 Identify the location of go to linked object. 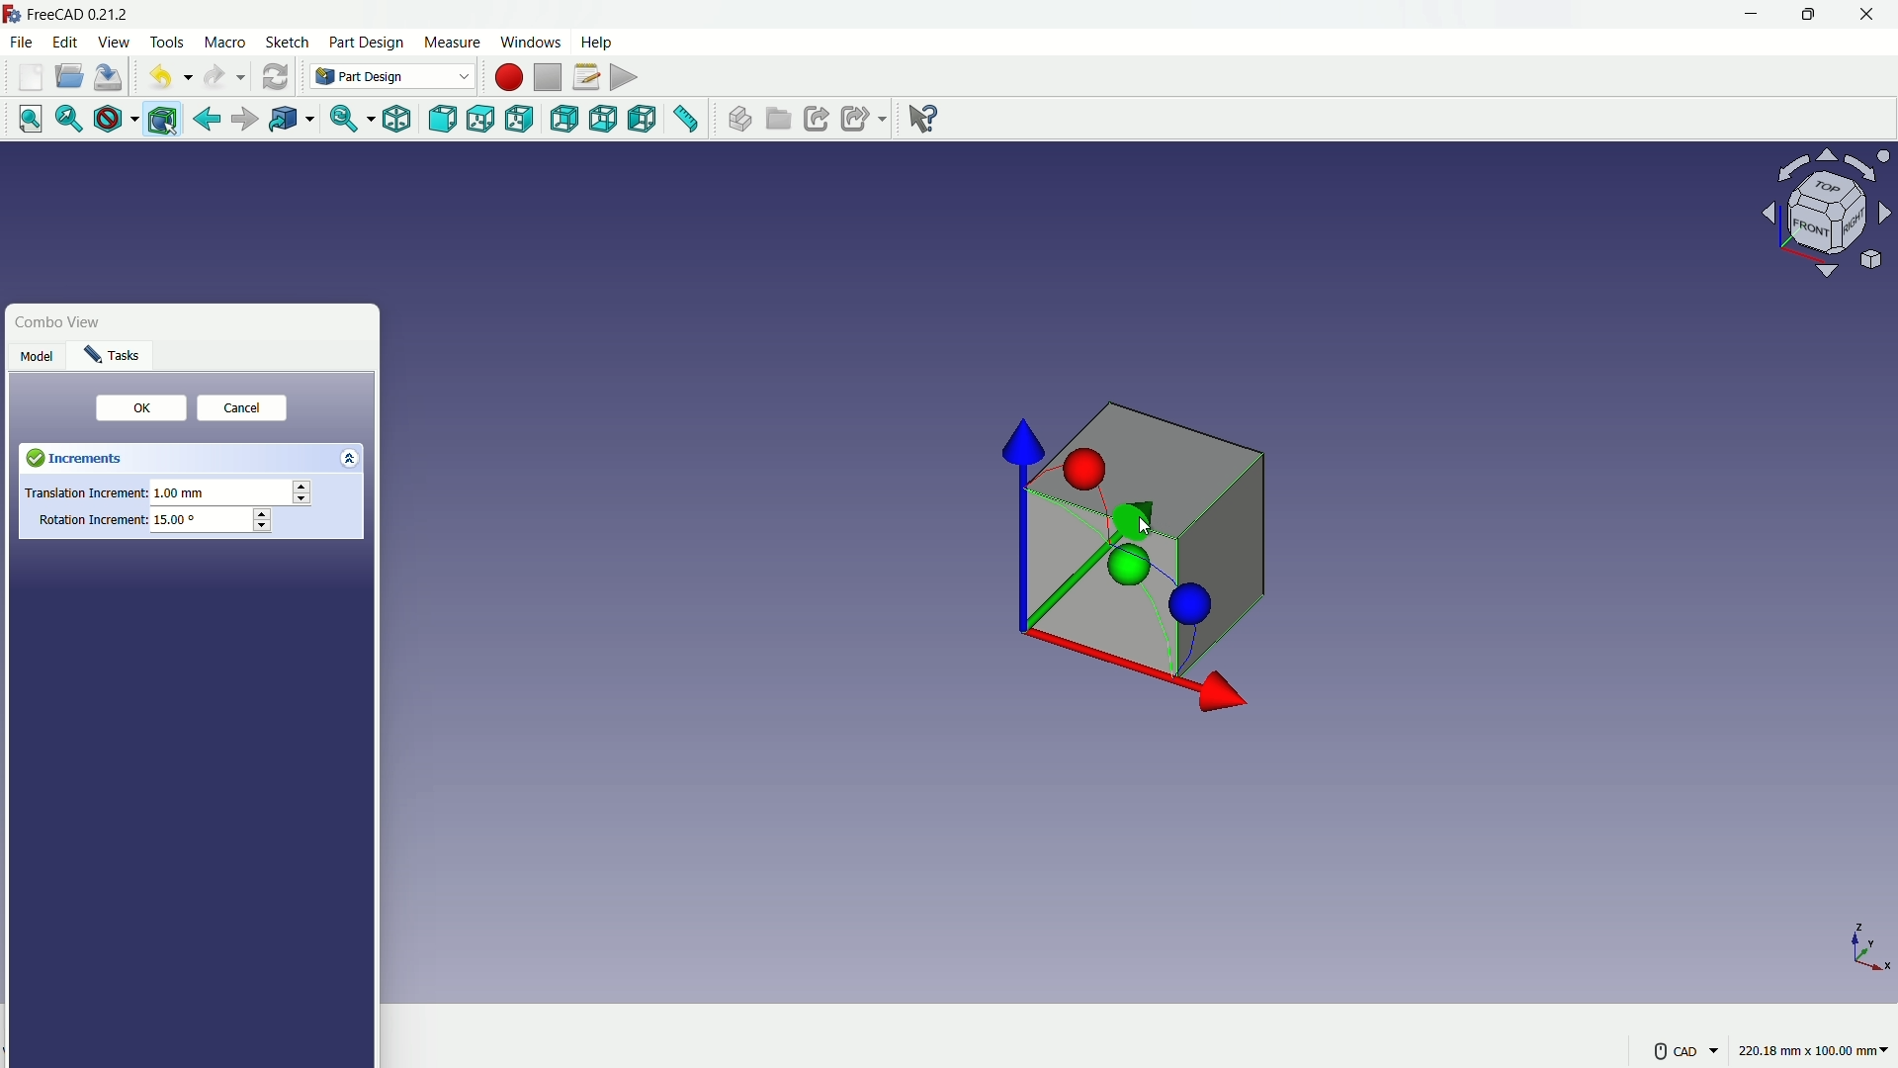
(290, 121).